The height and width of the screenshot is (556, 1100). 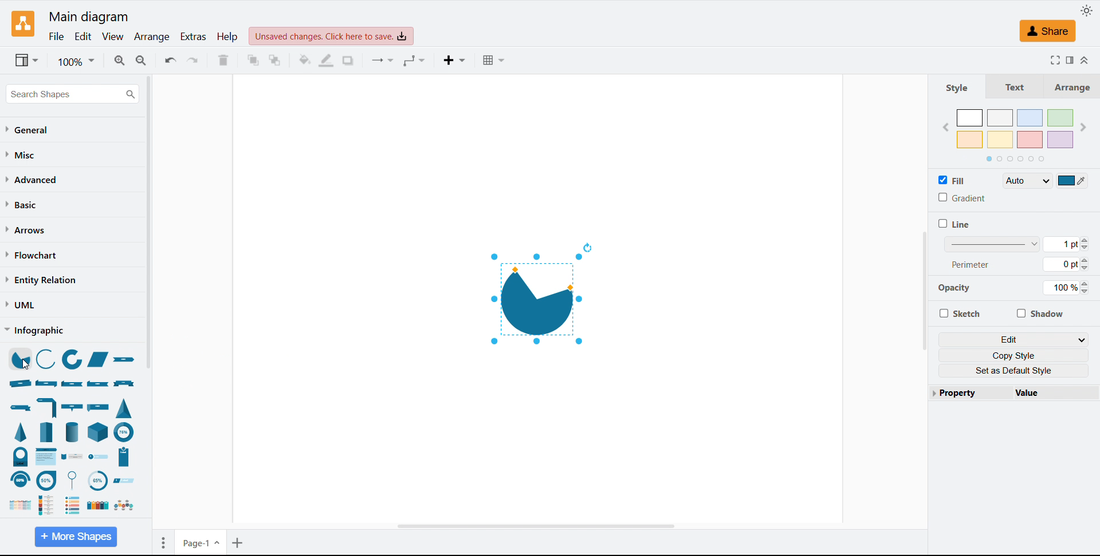 I want to click on flag, so click(x=96, y=408).